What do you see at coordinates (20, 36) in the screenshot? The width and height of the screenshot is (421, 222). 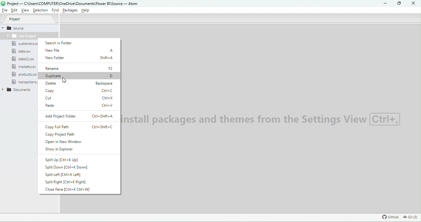 I see `Folder` at bounding box center [20, 36].